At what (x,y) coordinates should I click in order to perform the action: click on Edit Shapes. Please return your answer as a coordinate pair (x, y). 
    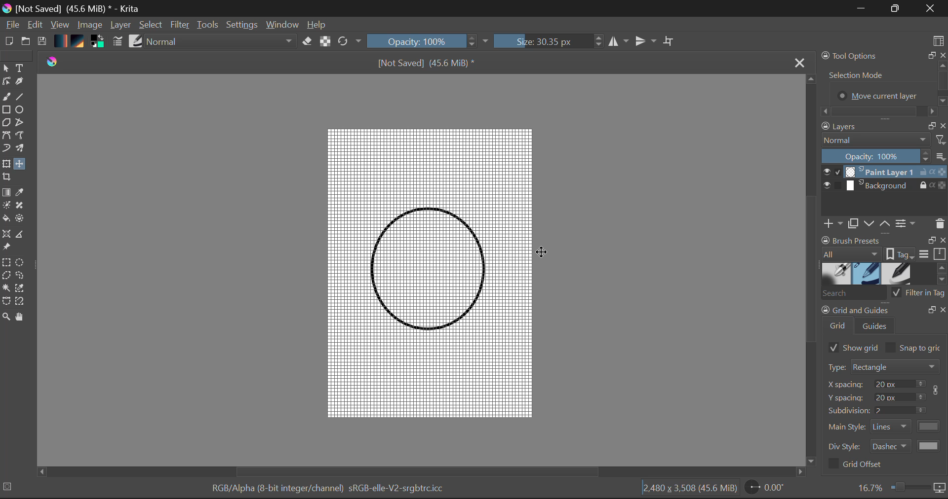
    Looking at the image, I should click on (8, 82).